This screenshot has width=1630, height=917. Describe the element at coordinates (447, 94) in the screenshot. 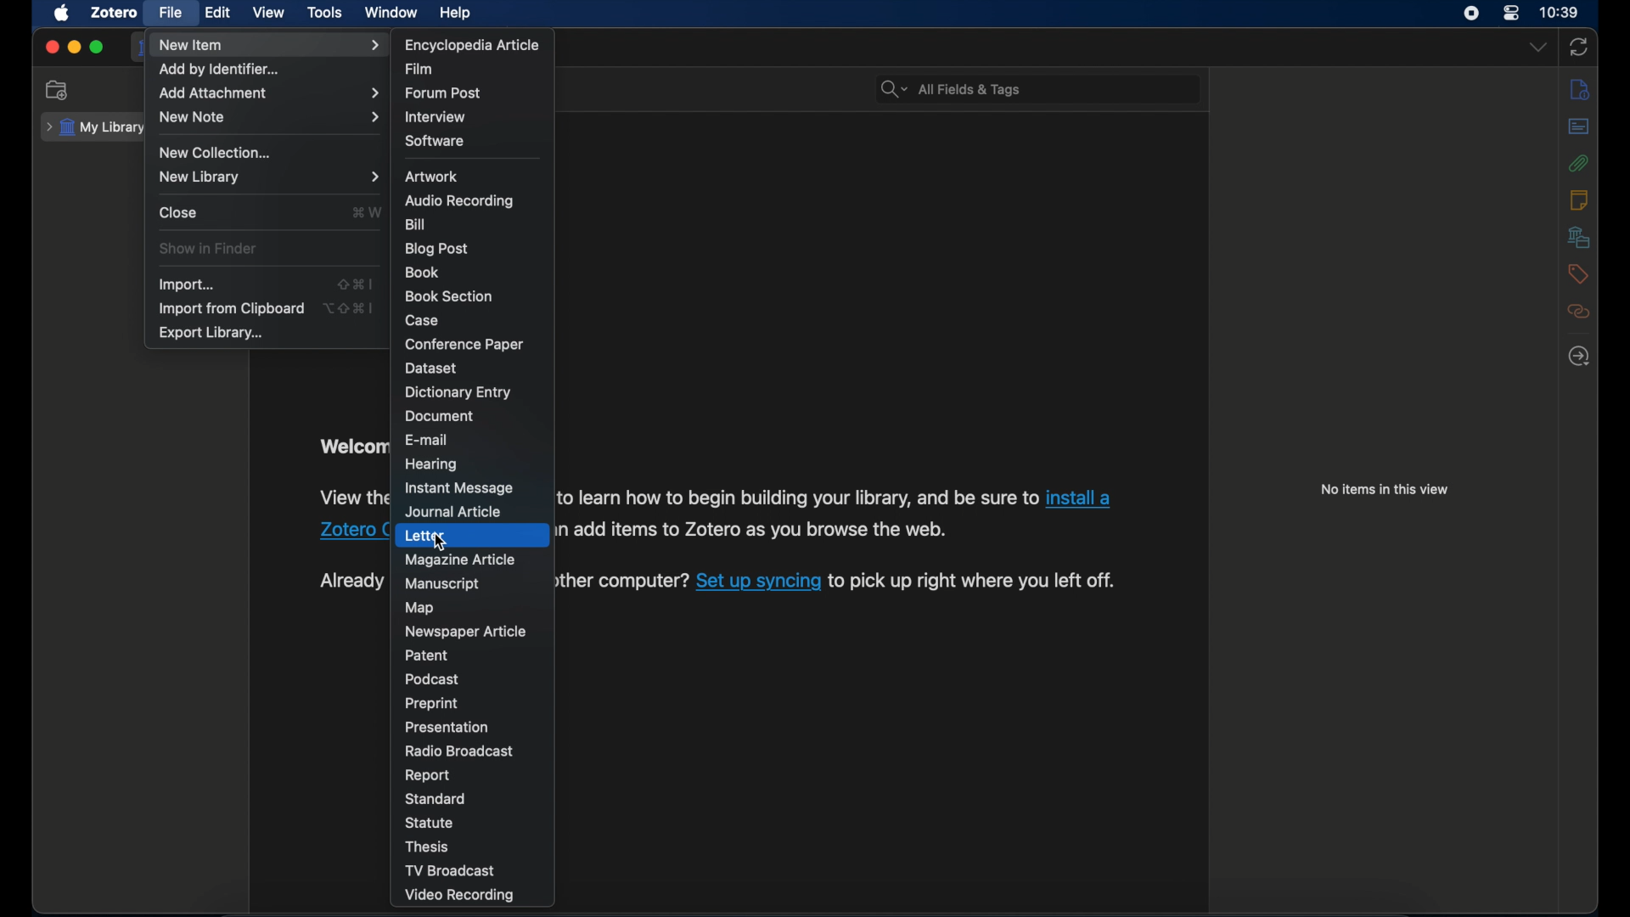

I see `forum post` at that location.